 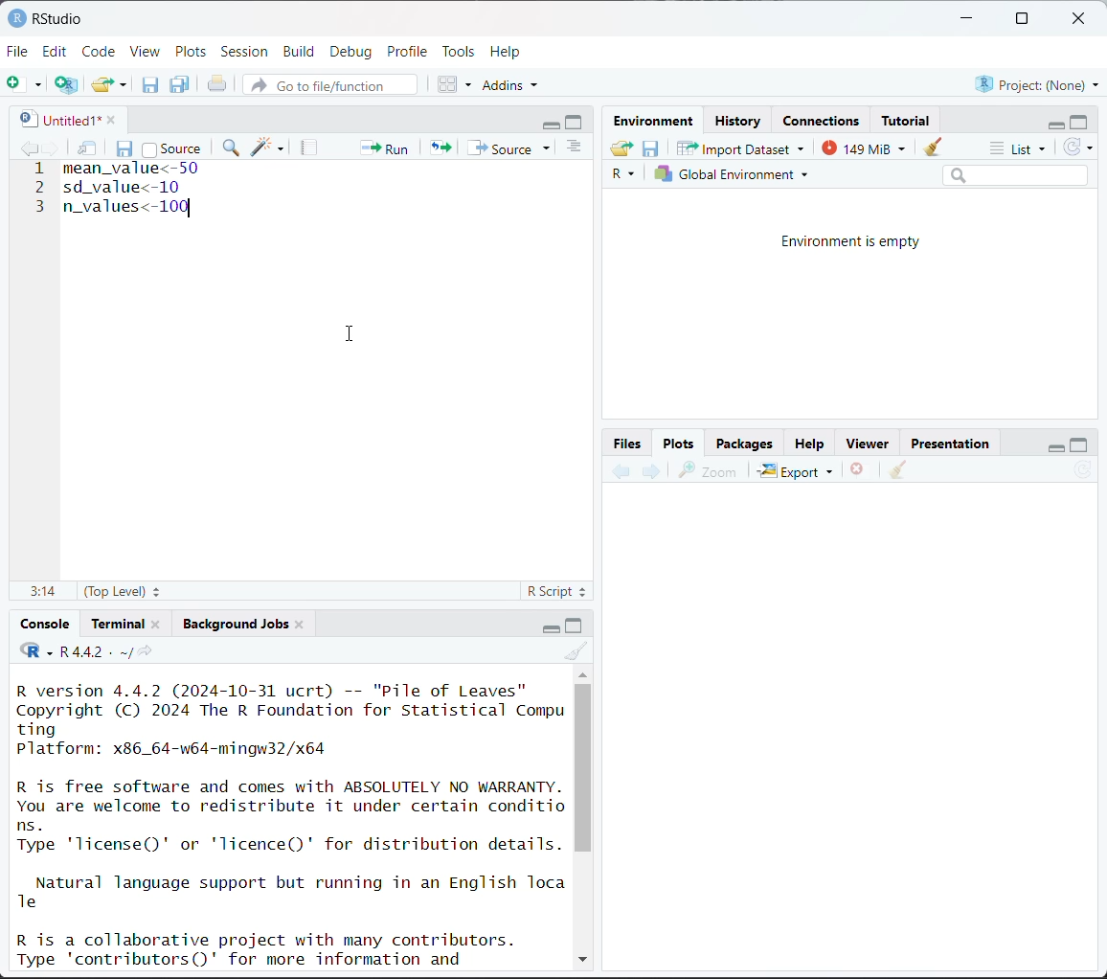 I want to click on down, so click(x=581, y=956).